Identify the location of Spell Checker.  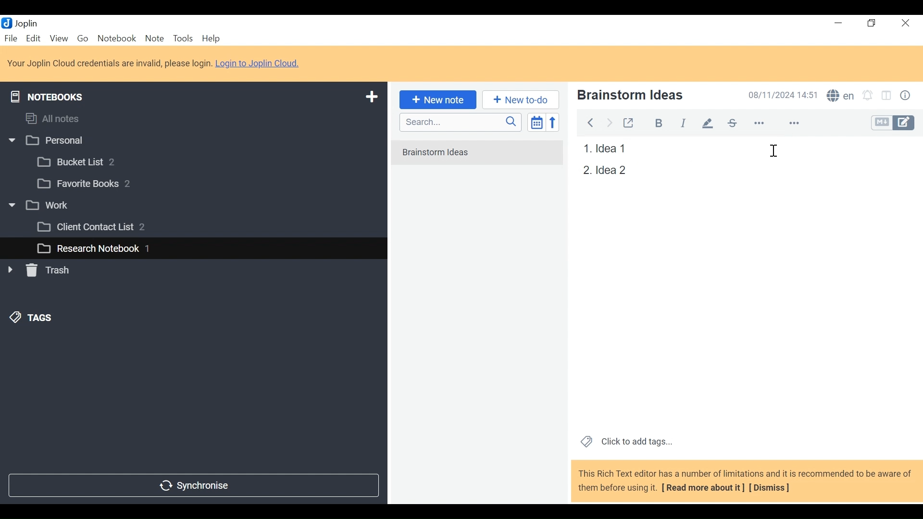
(840, 97).